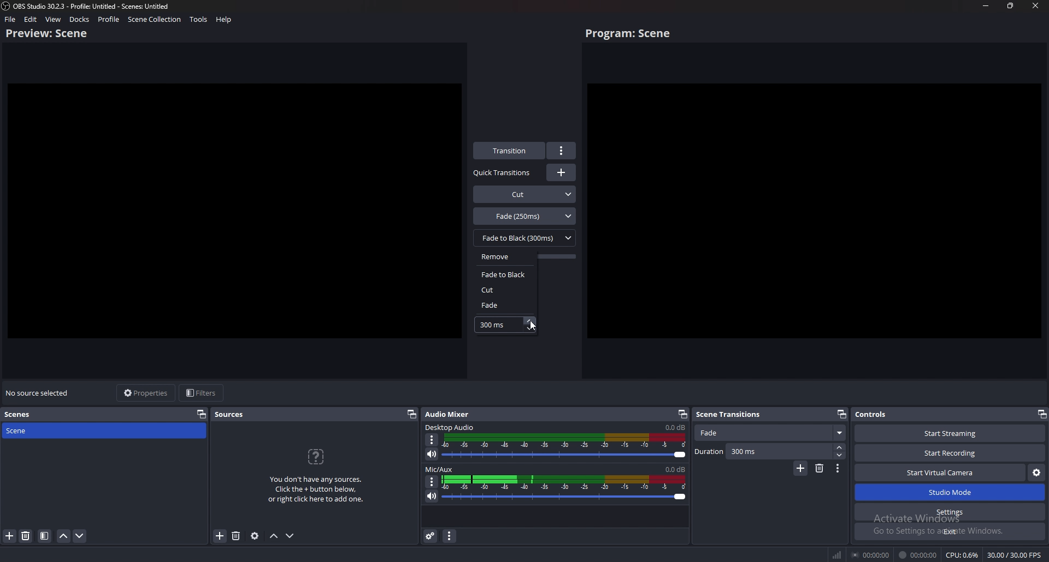  What do you see at coordinates (506, 274) in the screenshot?
I see `fade to black` at bounding box center [506, 274].